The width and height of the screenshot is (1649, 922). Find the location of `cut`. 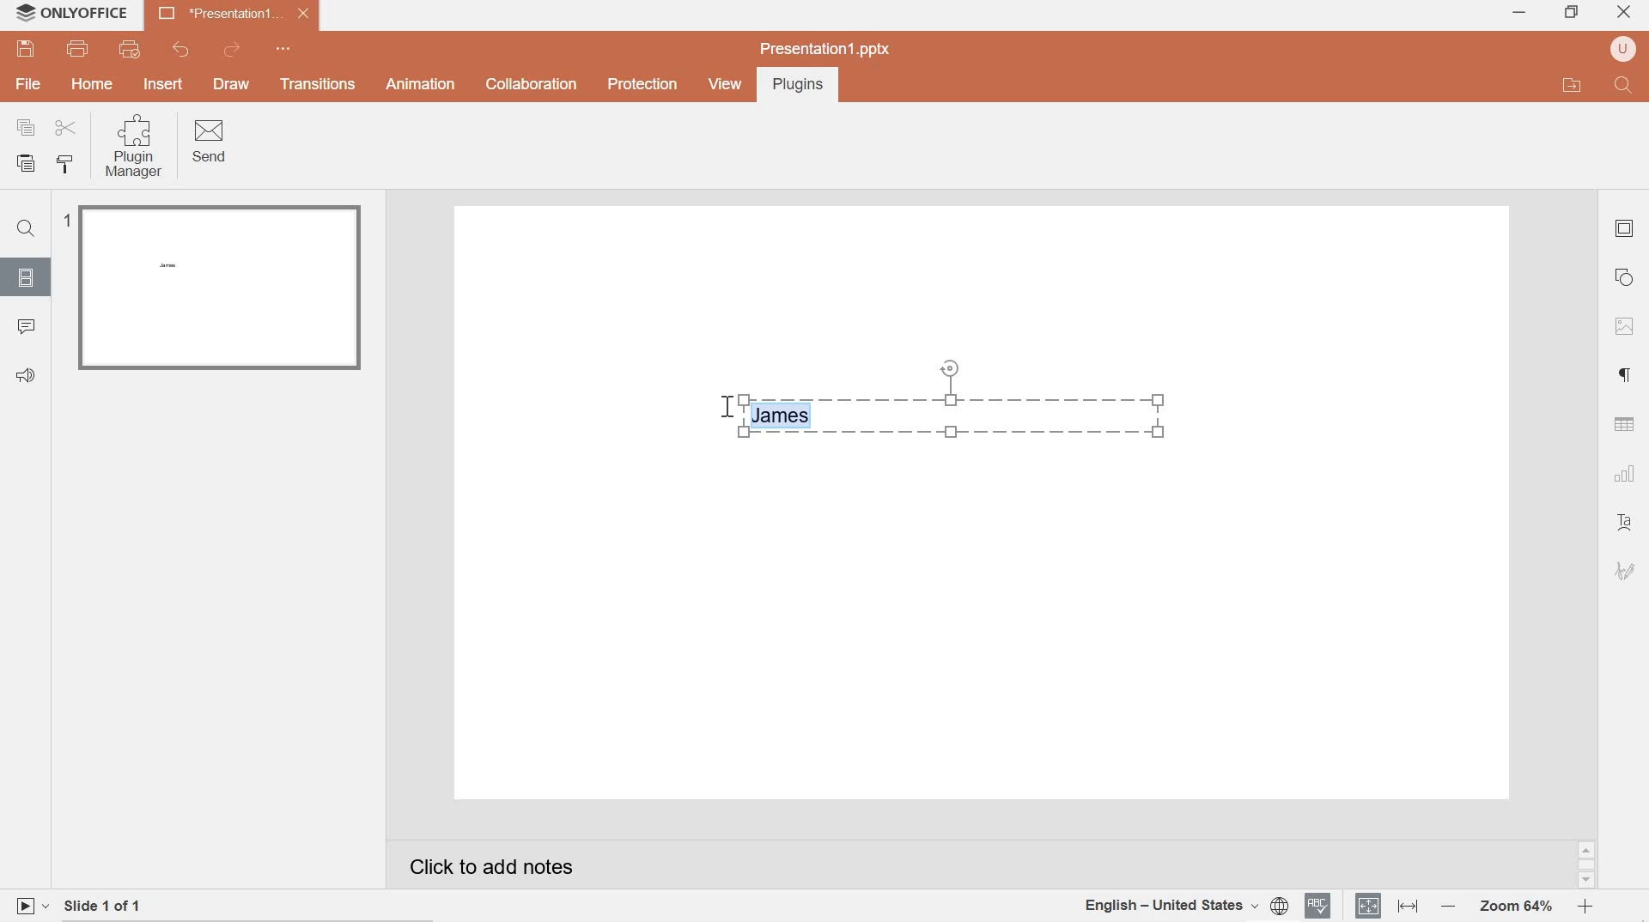

cut is located at coordinates (66, 127).